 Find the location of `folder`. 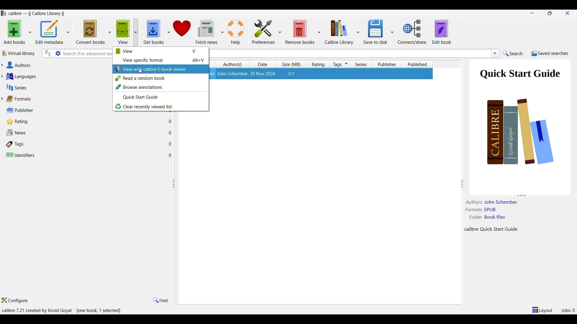

folder is located at coordinates (474, 218).